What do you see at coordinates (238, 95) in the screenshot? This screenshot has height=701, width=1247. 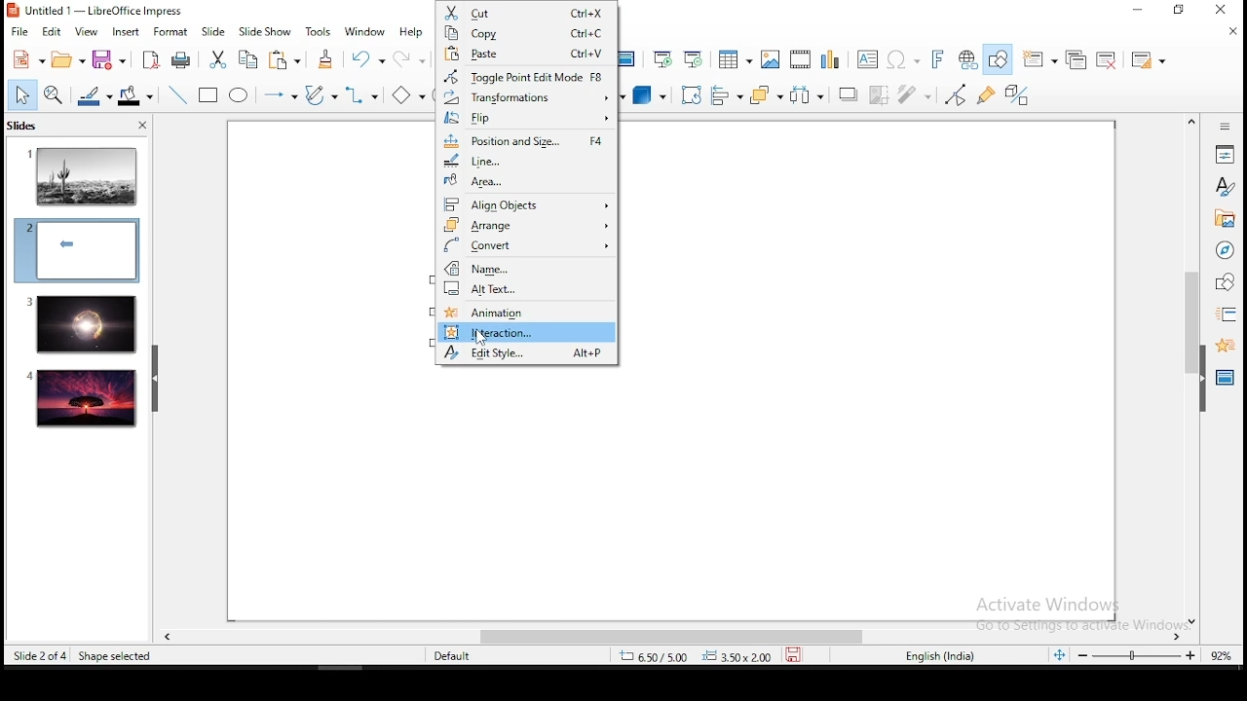 I see `ellipse` at bounding box center [238, 95].